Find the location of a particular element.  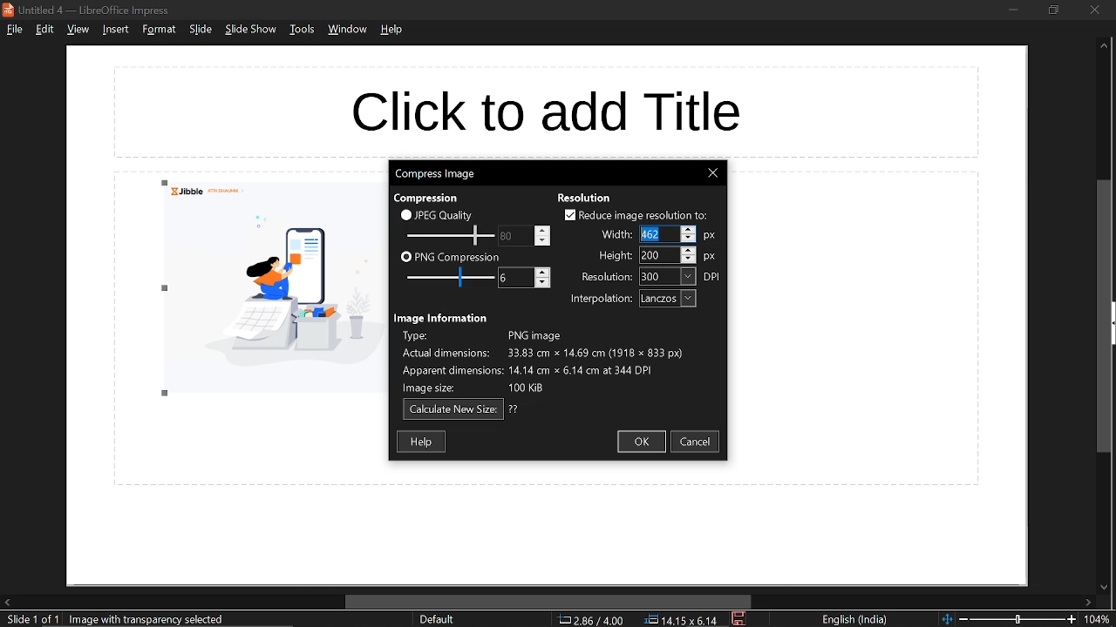

space for title is located at coordinates (548, 111).